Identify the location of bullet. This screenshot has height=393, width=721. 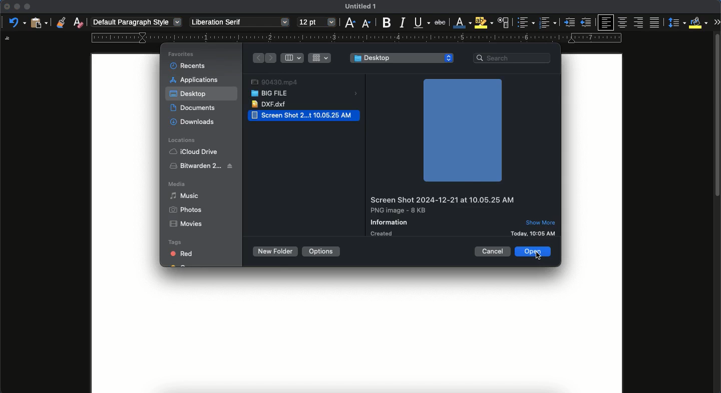
(525, 22).